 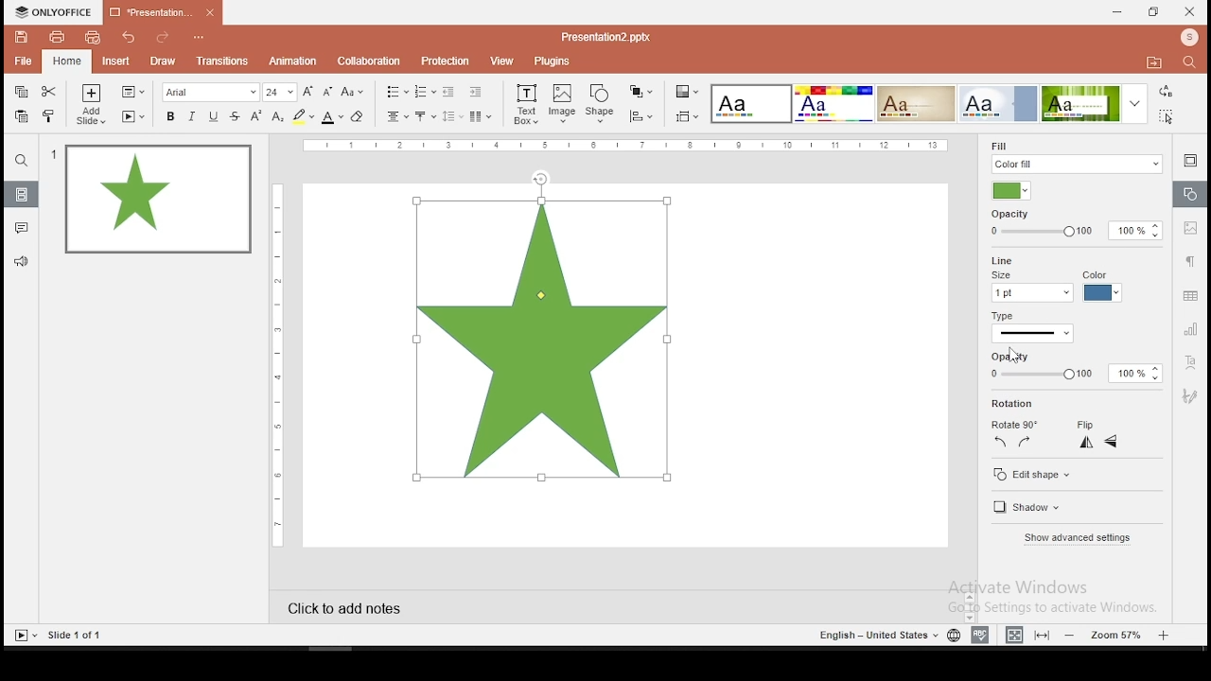 I want to click on decrease size, so click(x=328, y=92).